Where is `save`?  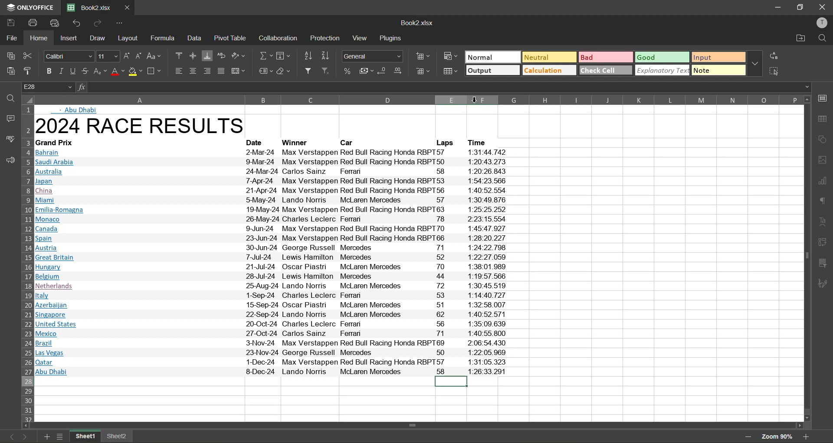 save is located at coordinates (10, 23).